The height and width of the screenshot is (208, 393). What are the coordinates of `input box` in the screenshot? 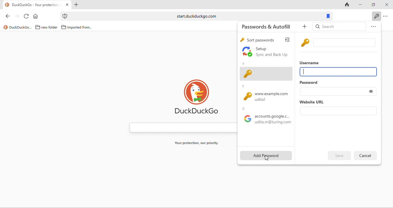 It's located at (345, 43).